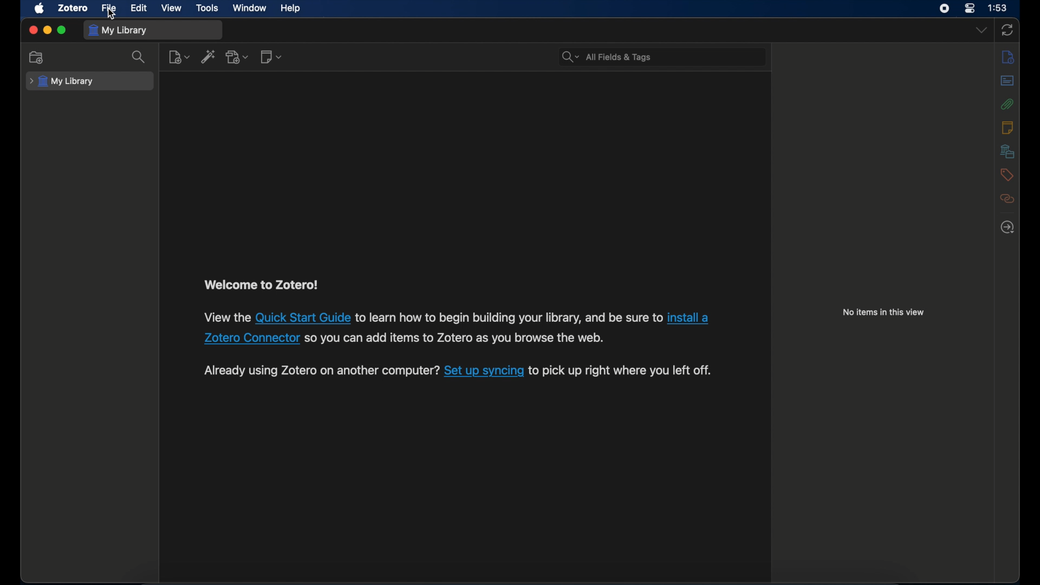  I want to click on add item by identifier, so click(209, 56).